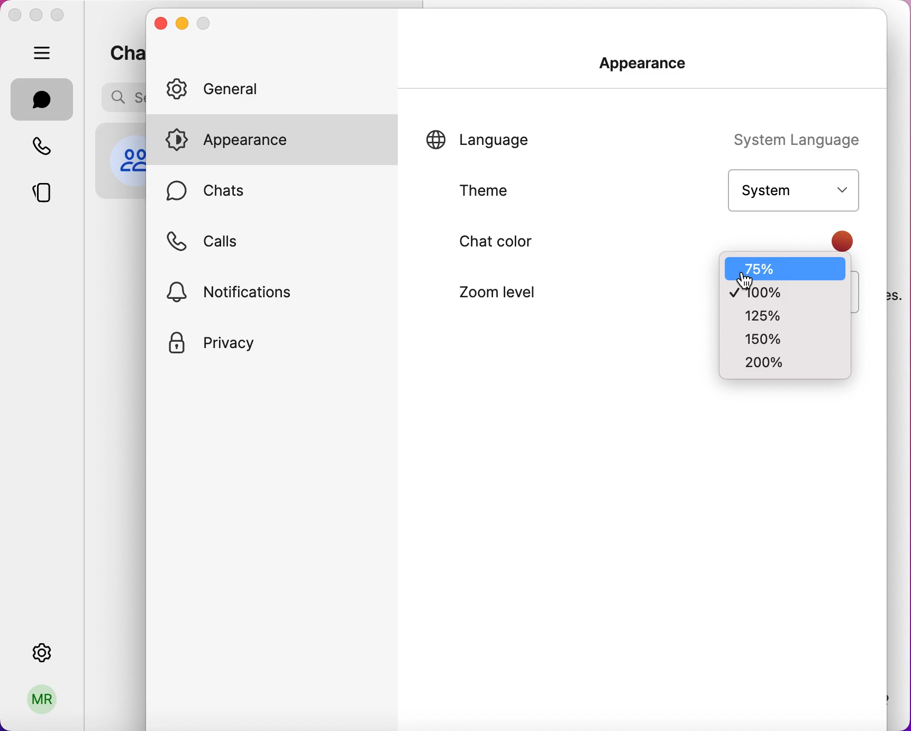 The width and height of the screenshot is (911, 731). What do you see at coordinates (41, 149) in the screenshot?
I see `calls` at bounding box center [41, 149].